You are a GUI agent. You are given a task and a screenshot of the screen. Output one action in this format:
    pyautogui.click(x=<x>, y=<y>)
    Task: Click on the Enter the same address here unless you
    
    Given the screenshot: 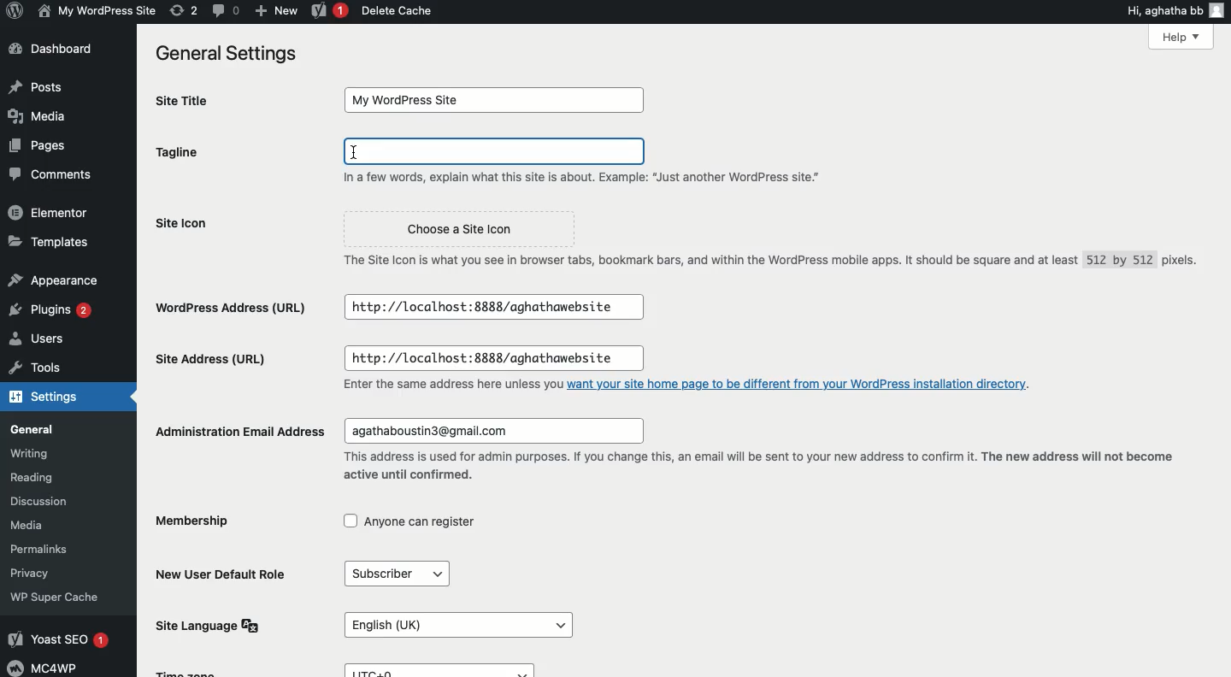 What is the action you would take?
    pyautogui.click(x=441, y=384)
    